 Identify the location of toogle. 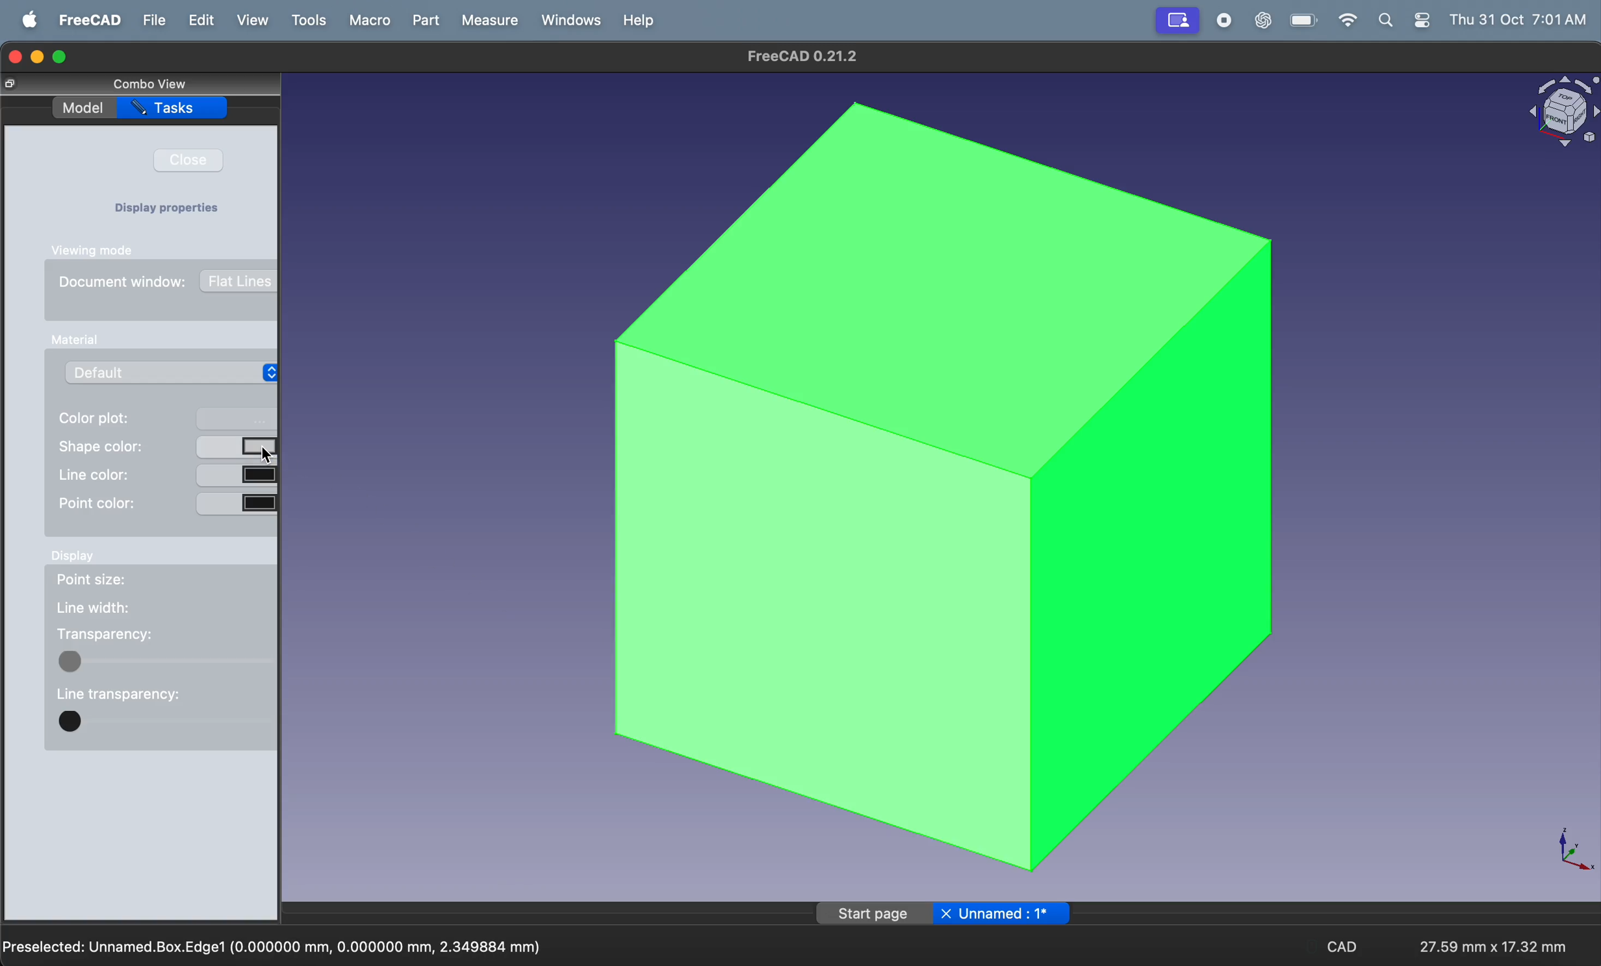
(166, 660).